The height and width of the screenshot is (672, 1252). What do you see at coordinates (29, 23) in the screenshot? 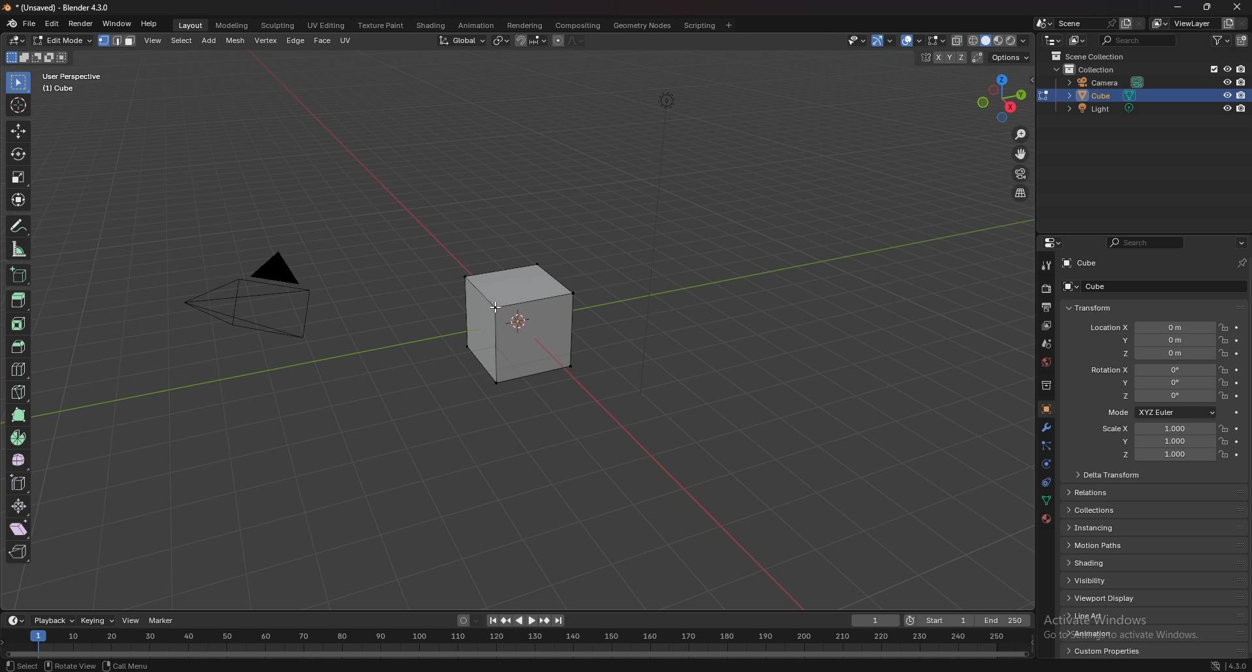
I see `file` at bounding box center [29, 23].